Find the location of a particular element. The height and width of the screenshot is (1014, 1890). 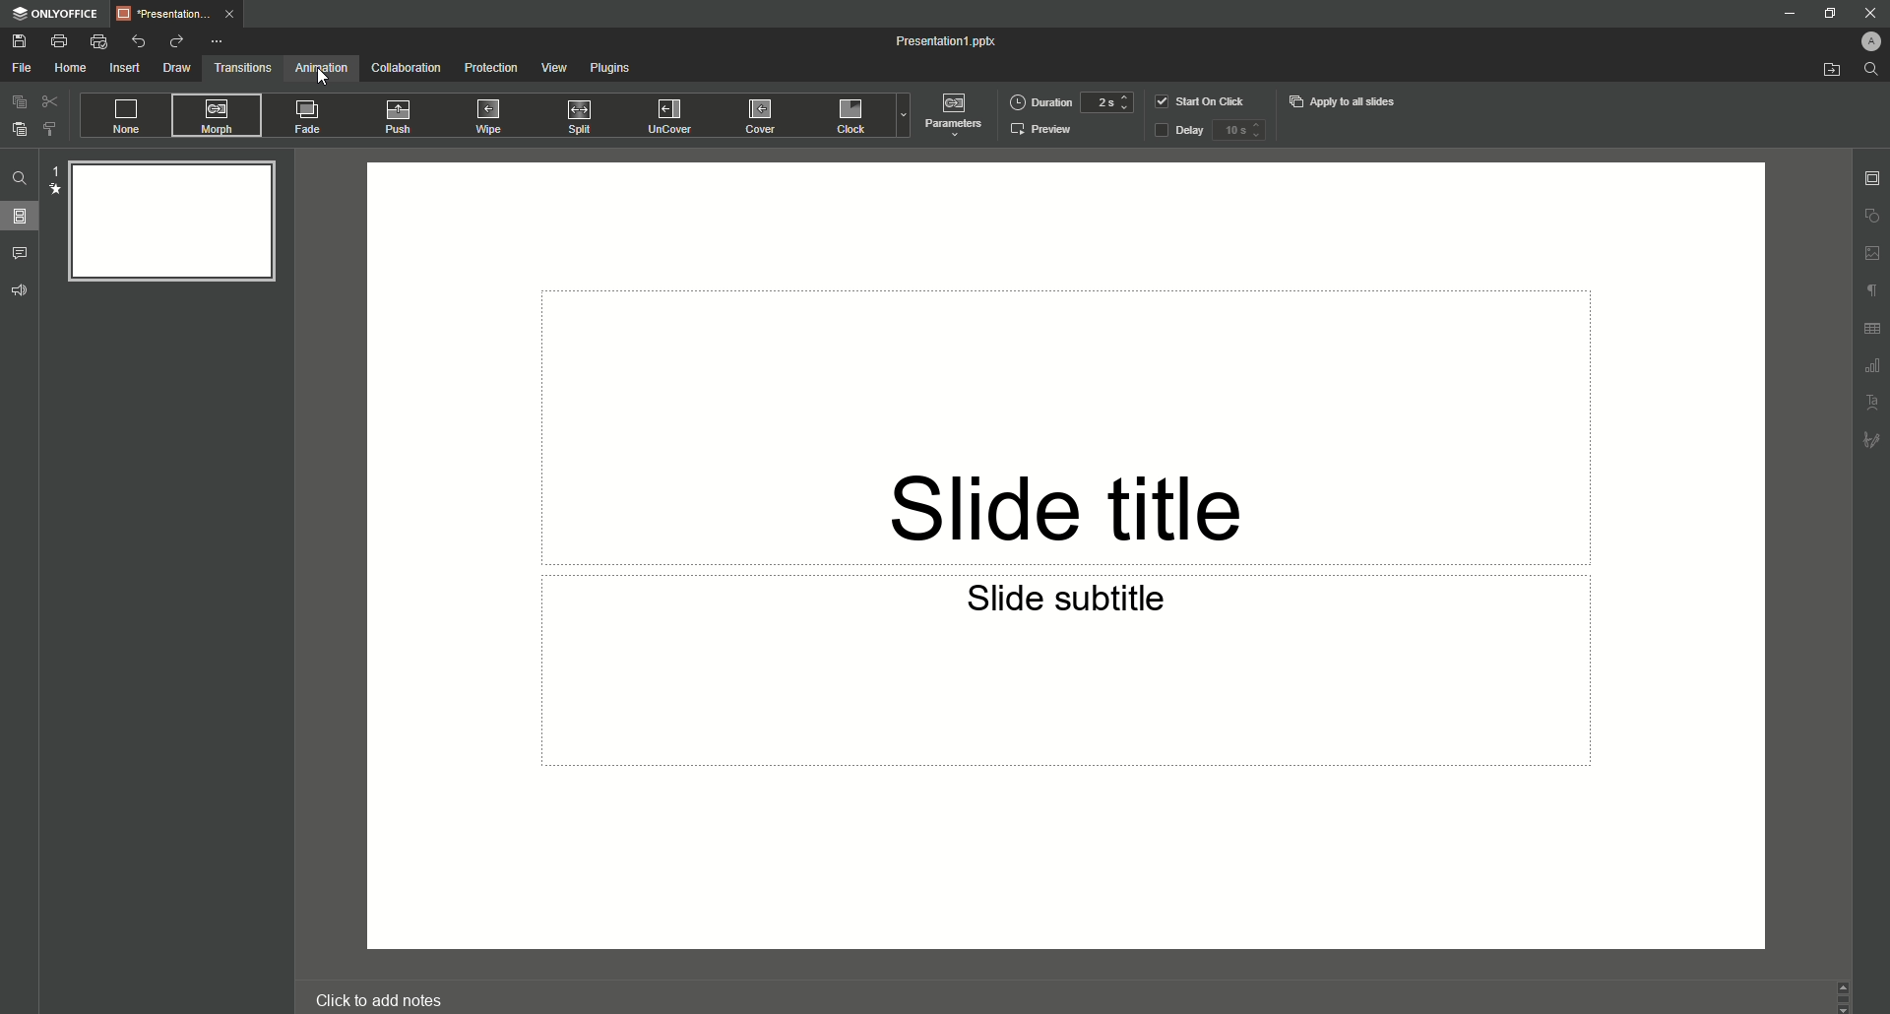

View is located at coordinates (553, 67).